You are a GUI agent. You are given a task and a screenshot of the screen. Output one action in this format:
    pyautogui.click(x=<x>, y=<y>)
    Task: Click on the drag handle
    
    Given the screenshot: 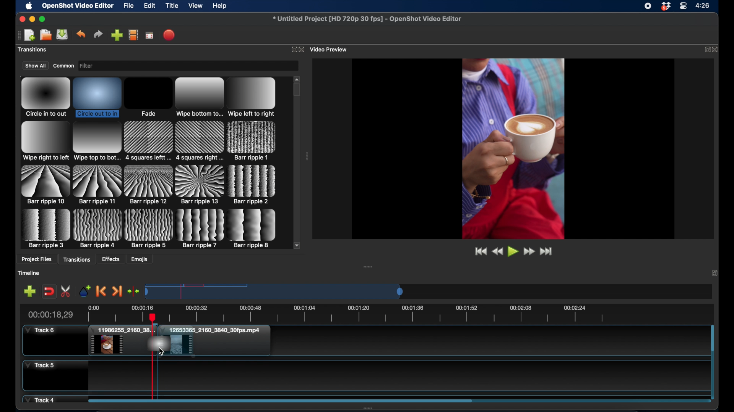 What is the action you would take?
    pyautogui.click(x=307, y=156)
    